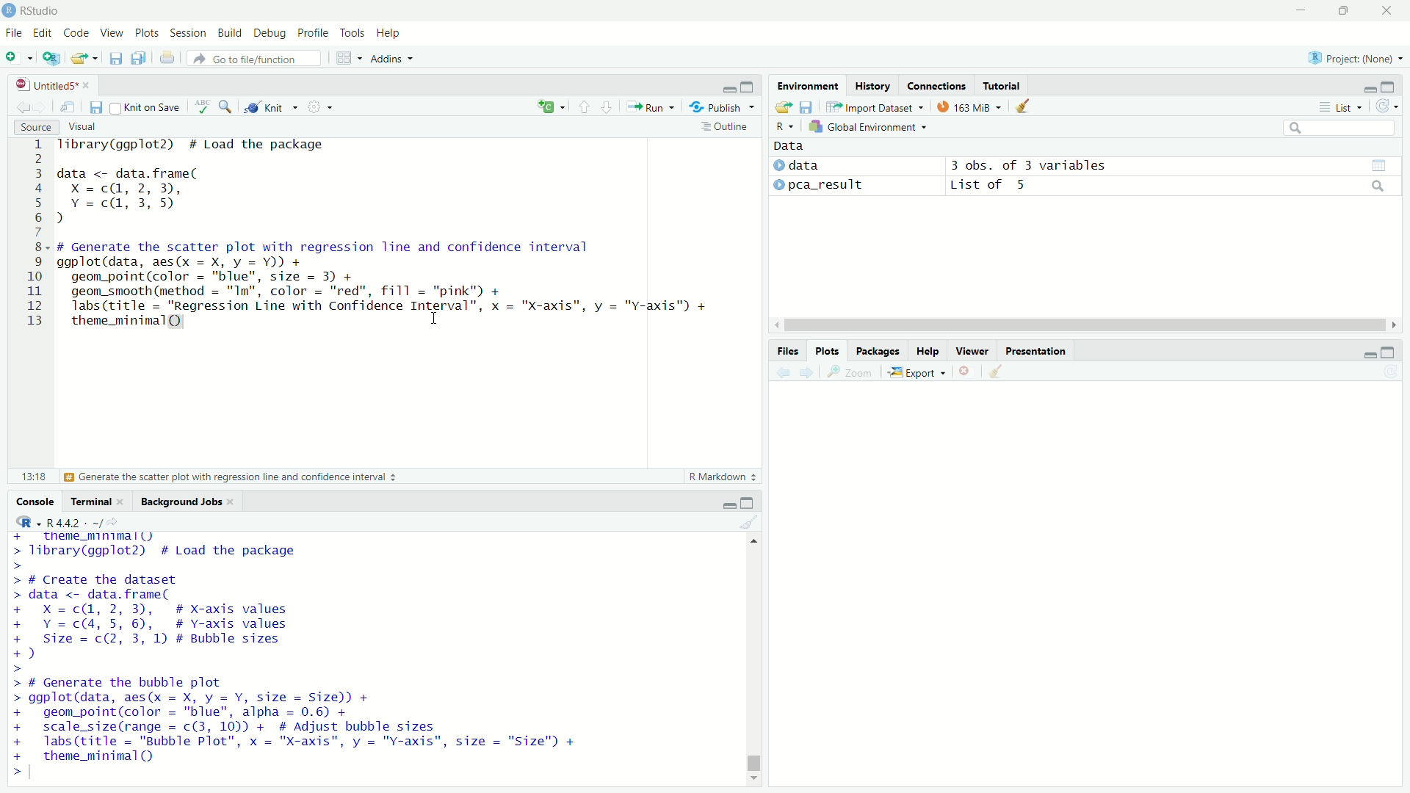 This screenshot has width=1410, height=793. Describe the element at coordinates (1367, 352) in the screenshot. I see `minimize` at that location.